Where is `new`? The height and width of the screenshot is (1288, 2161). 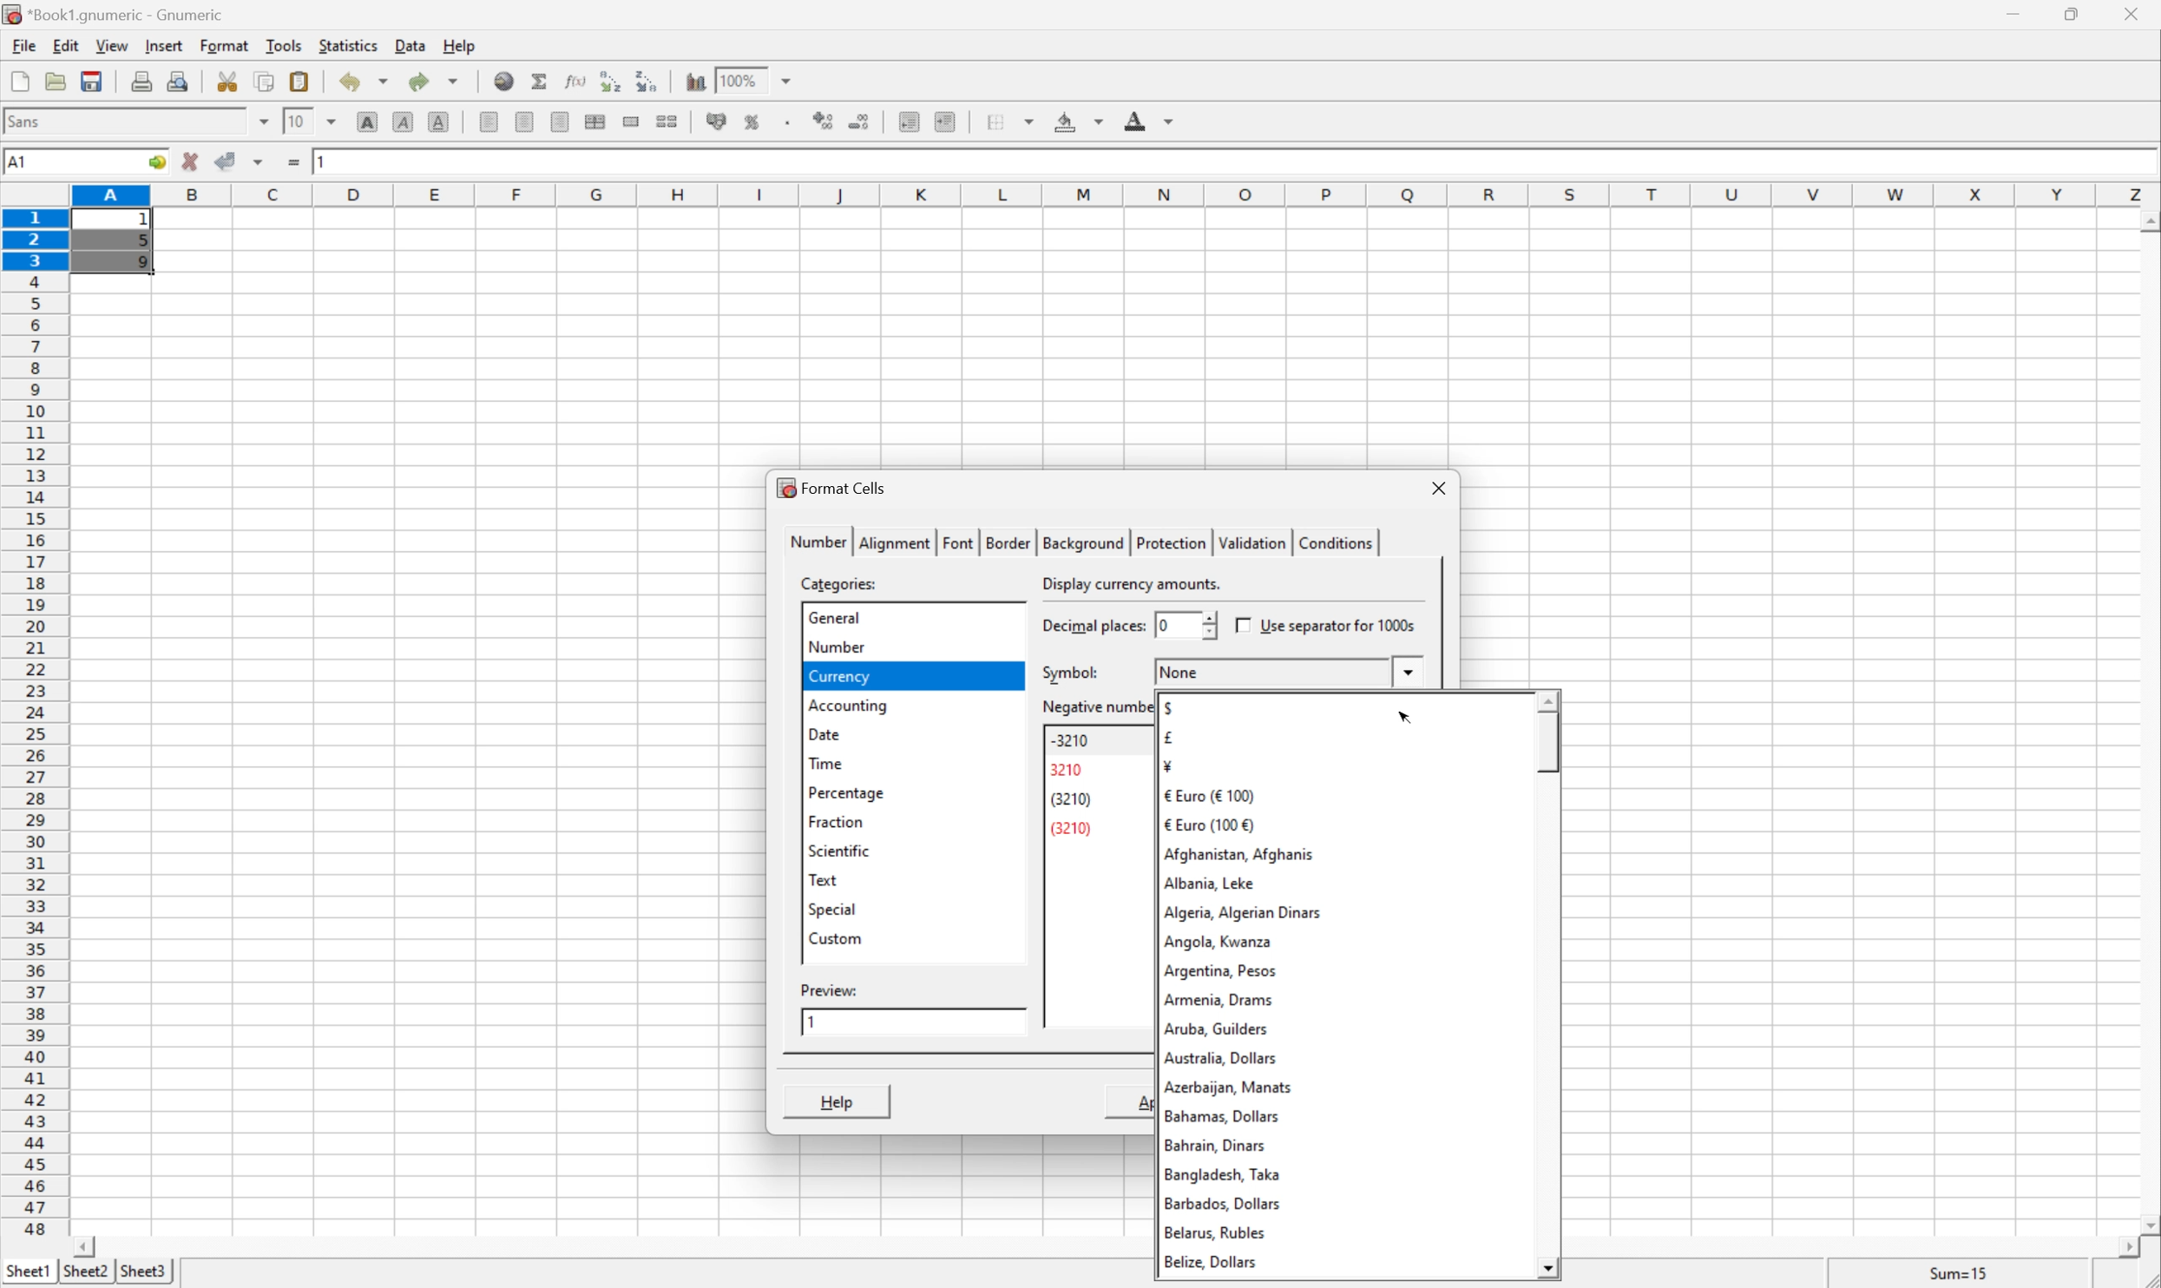
new is located at coordinates (21, 77).